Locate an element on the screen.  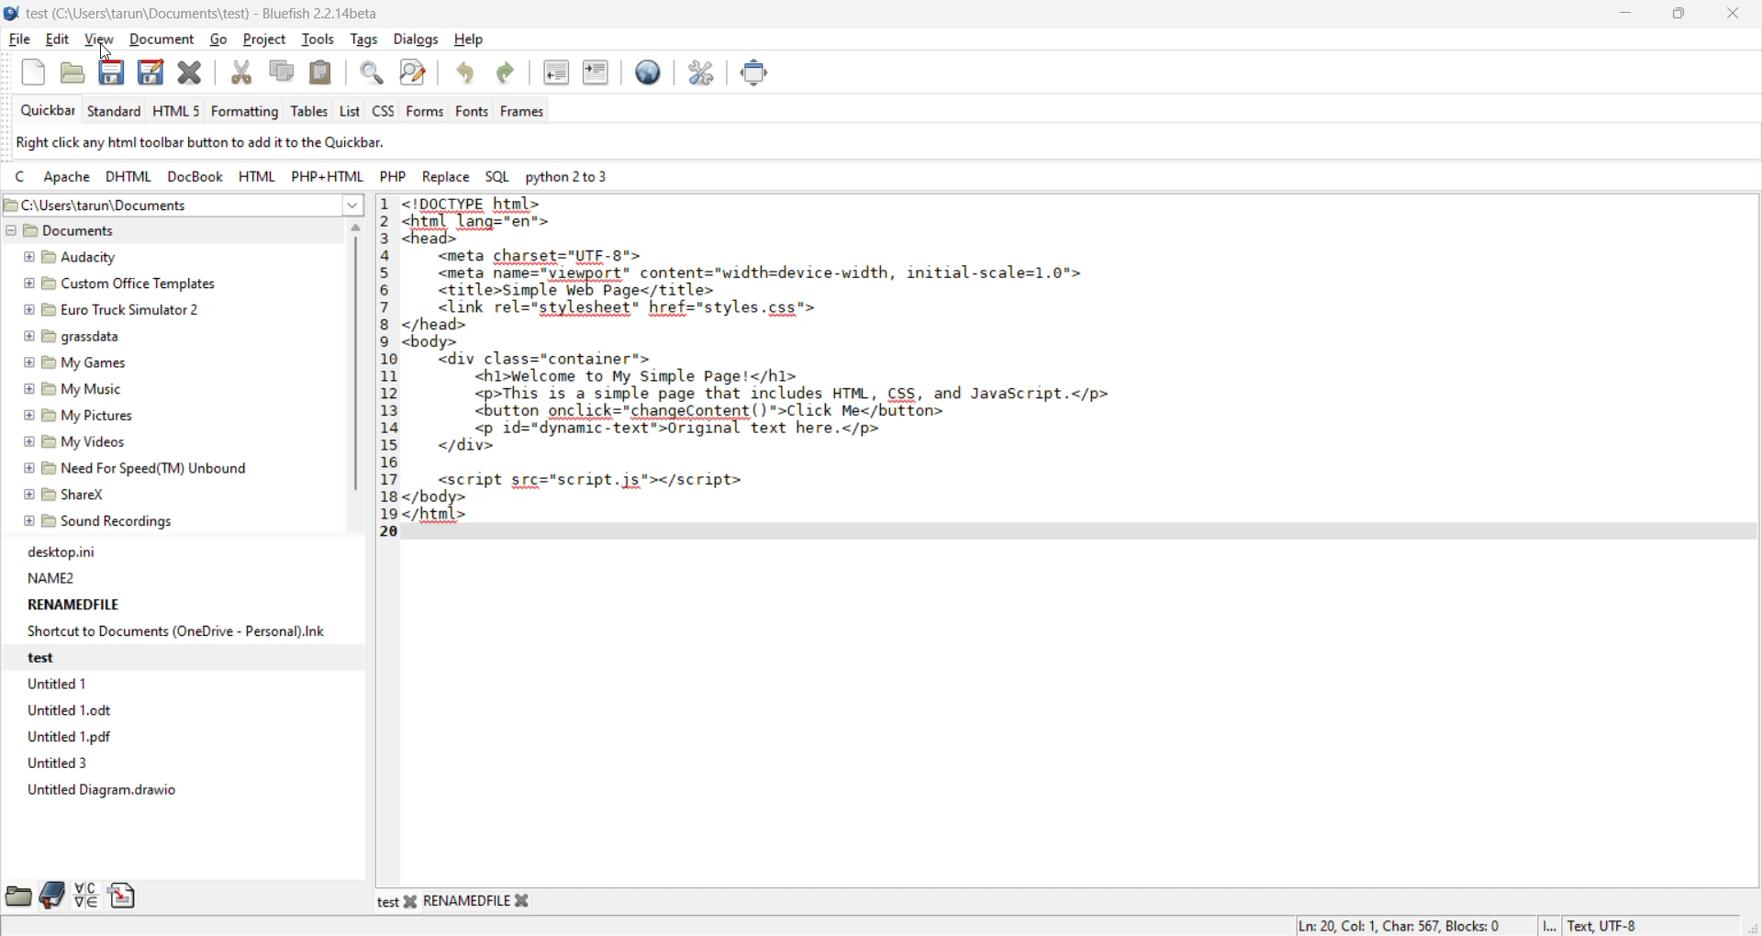
dialogs is located at coordinates (416, 39).